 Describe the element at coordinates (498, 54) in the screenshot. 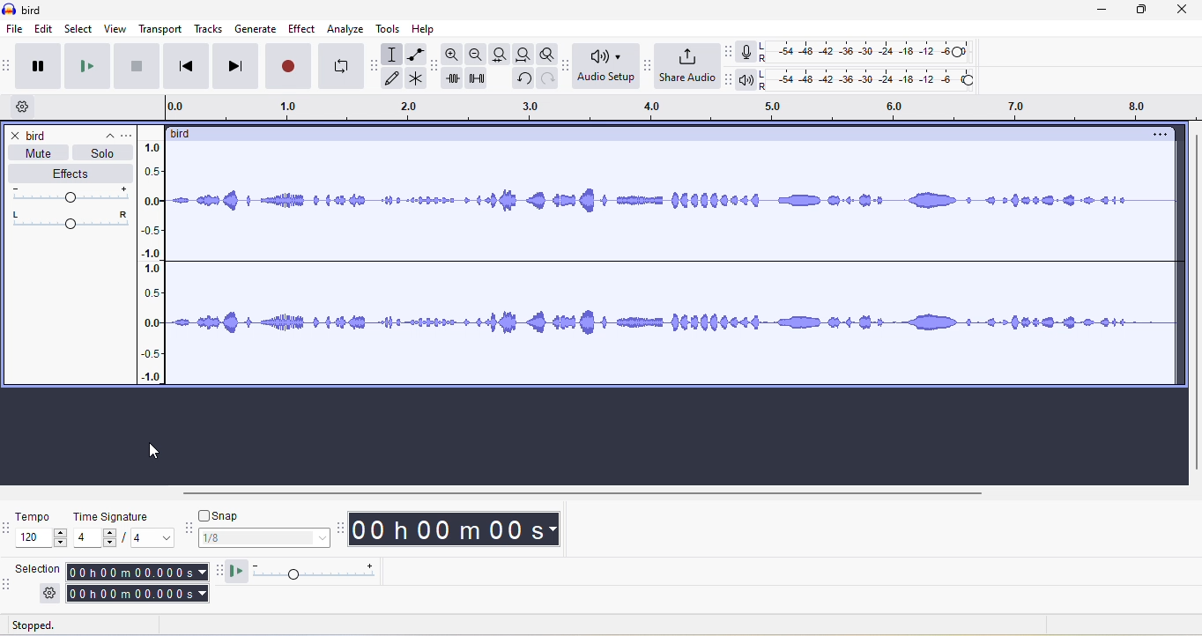

I see `fit selection to width` at that location.